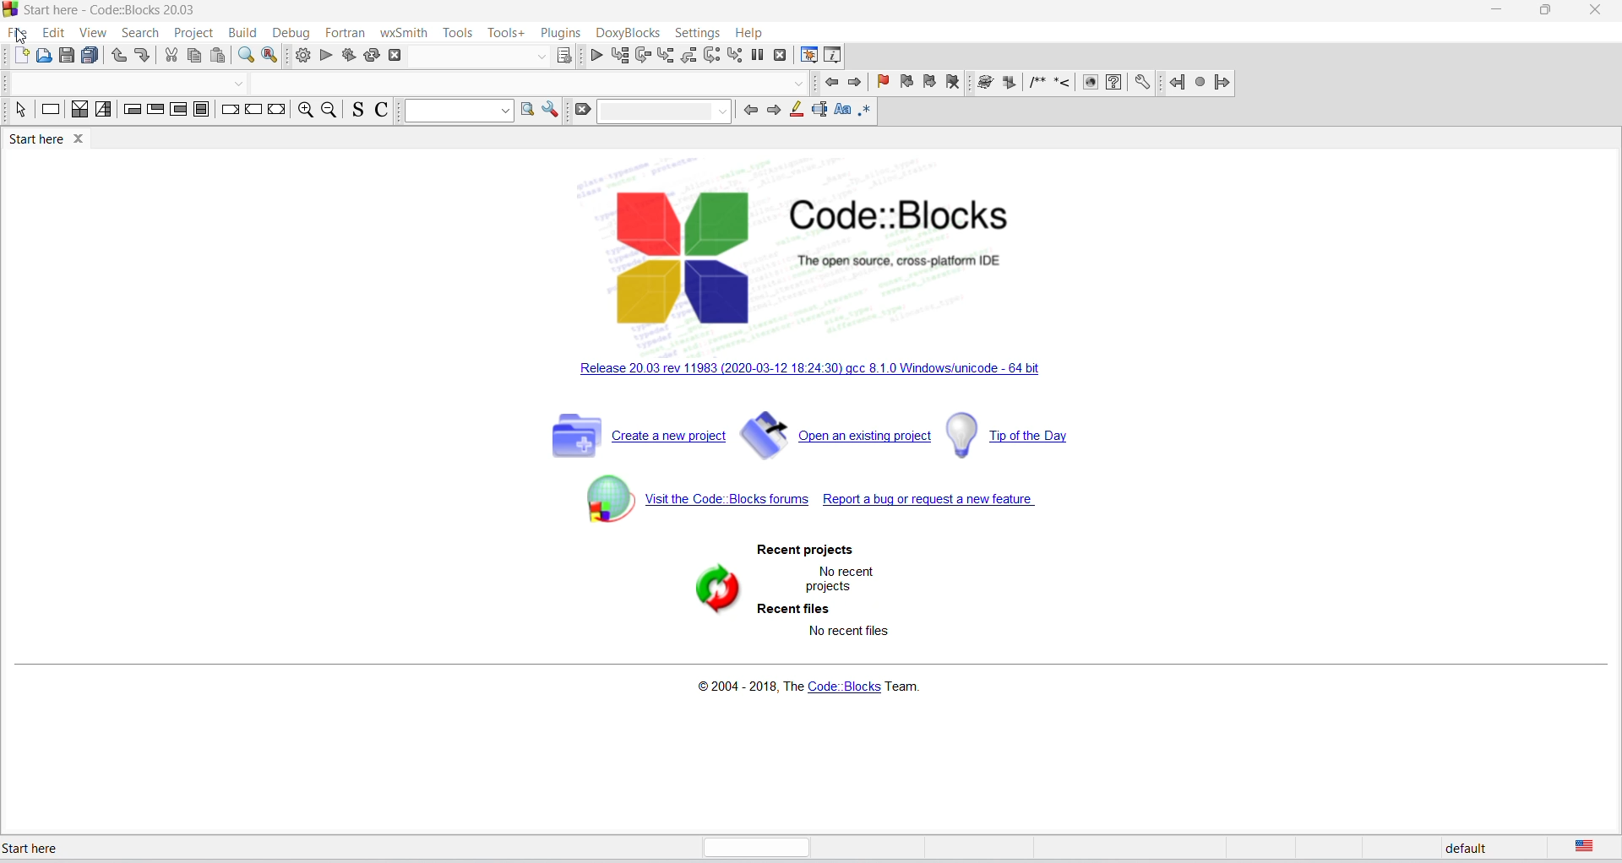 The width and height of the screenshot is (1622, 863). I want to click on code blocks logo, so click(818, 247).